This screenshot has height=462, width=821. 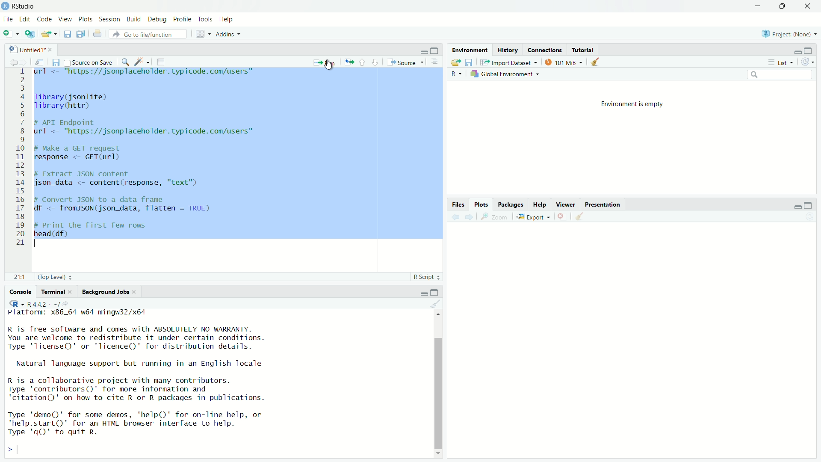 What do you see at coordinates (435, 293) in the screenshot?
I see `Maximize` at bounding box center [435, 293].